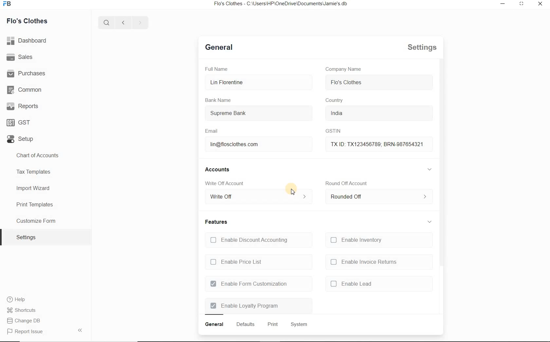 The height and width of the screenshot is (342, 550). Describe the element at coordinates (24, 106) in the screenshot. I see `Reports` at that location.